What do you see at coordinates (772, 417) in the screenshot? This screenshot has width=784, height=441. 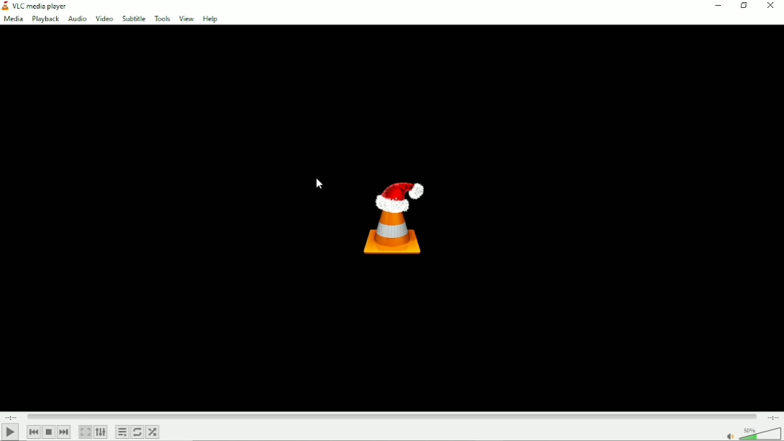 I see `Total duration` at bounding box center [772, 417].